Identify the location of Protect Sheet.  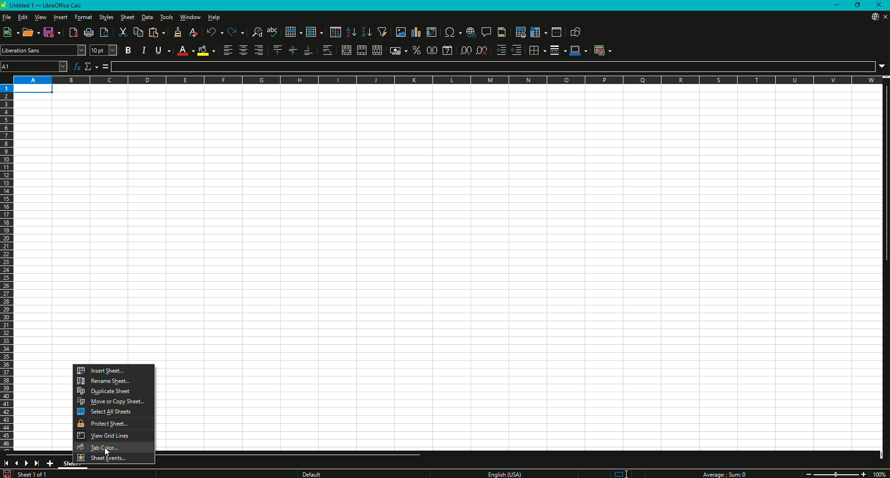
(114, 424).